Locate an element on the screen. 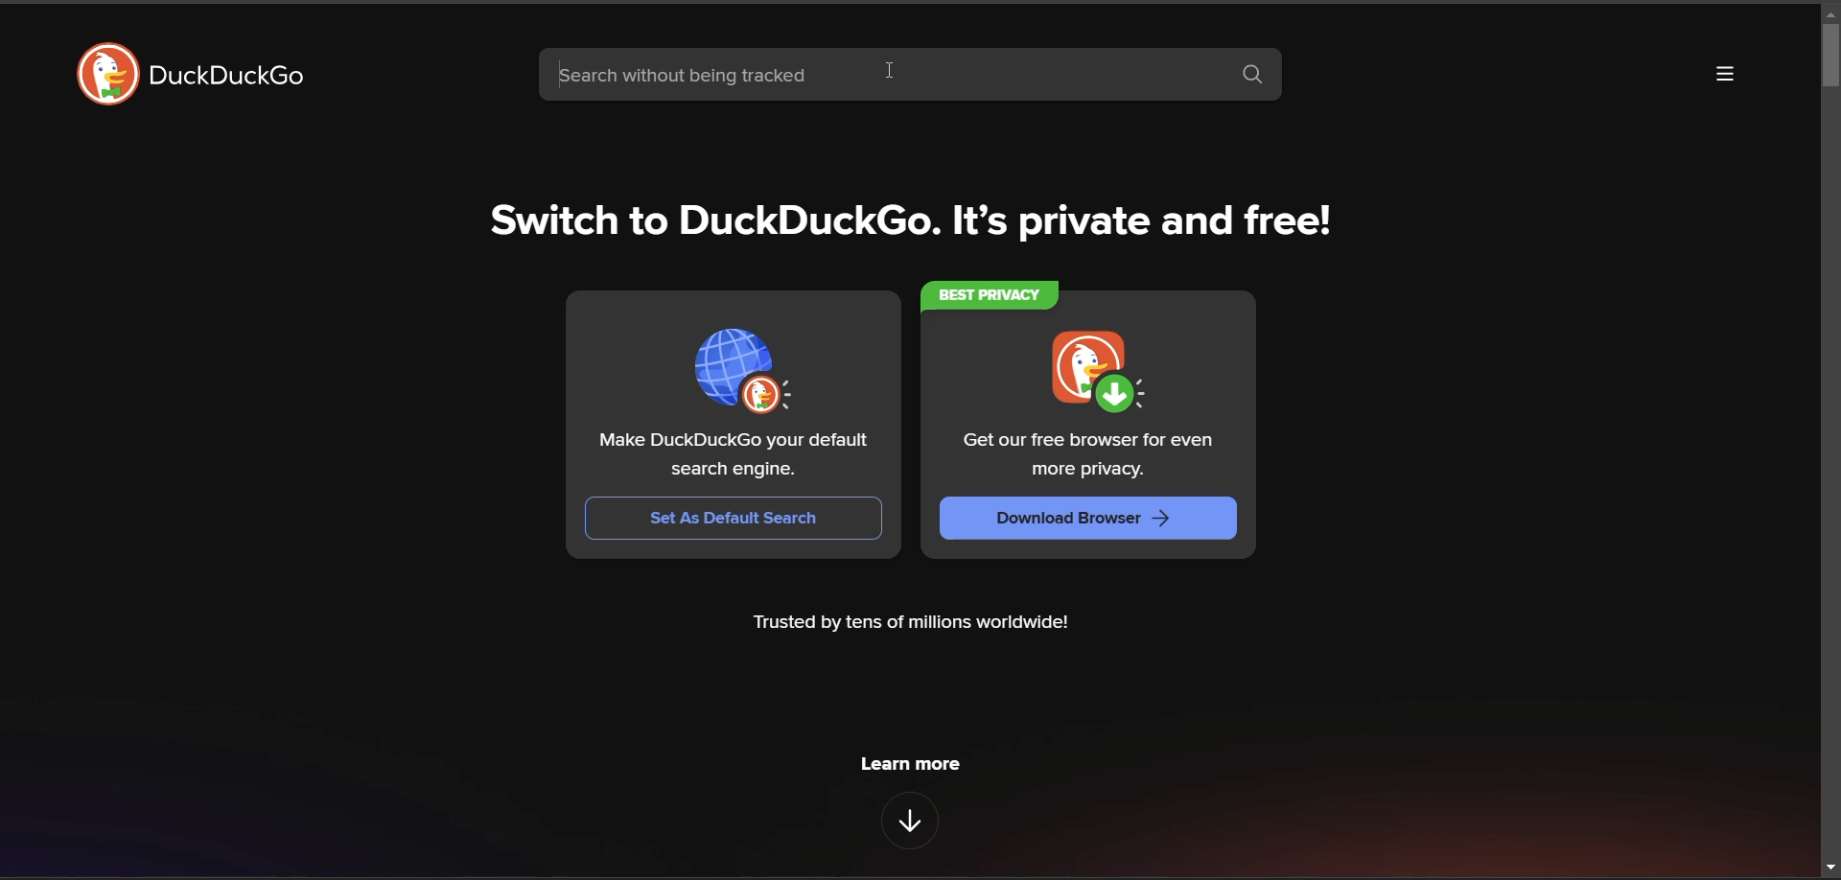 This screenshot has width=1841, height=880. Trusted by tens of millions worldwide! is located at coordinates (912, 625).